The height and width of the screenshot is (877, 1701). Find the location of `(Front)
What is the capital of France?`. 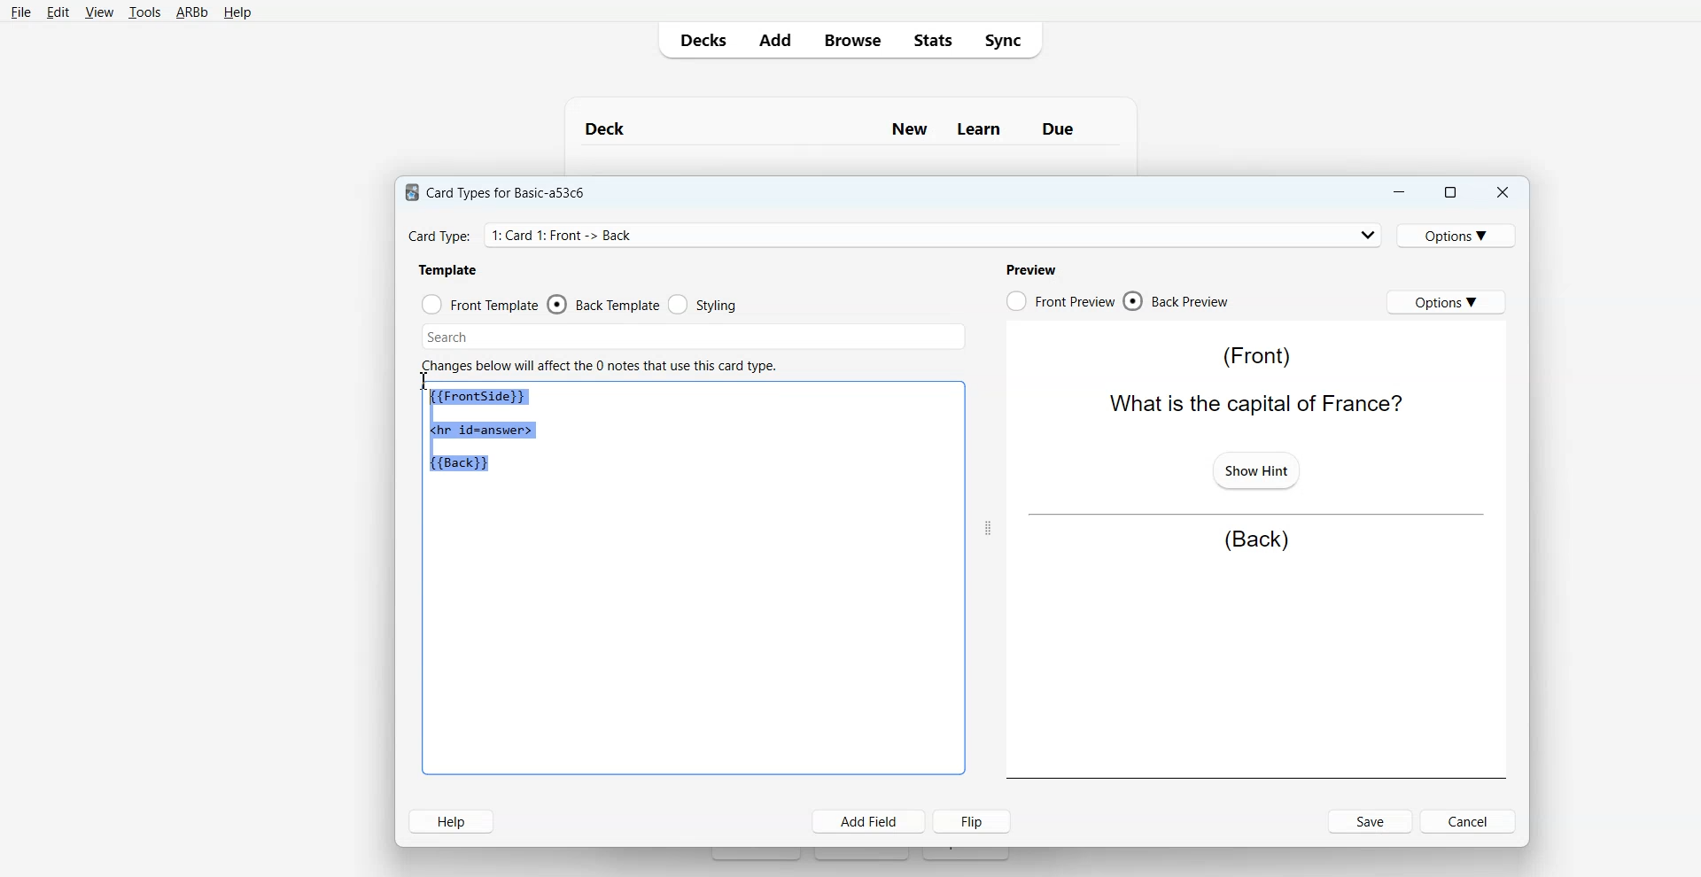

(Front)
What is the capital of France? is located at coordinates (1252, 380).